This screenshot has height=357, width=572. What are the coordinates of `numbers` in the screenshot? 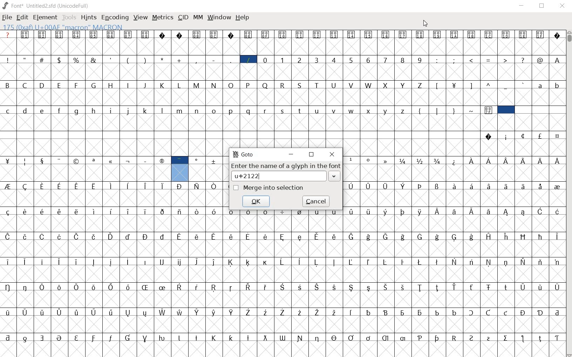 It's located at (342, 68).